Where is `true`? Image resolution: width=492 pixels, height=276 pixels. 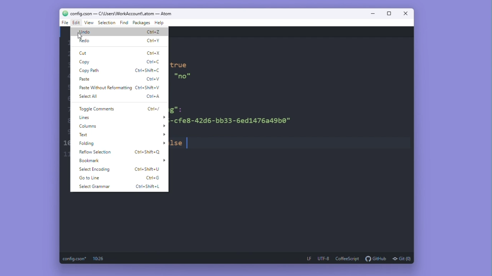 true is located at coordinates (180, 65).